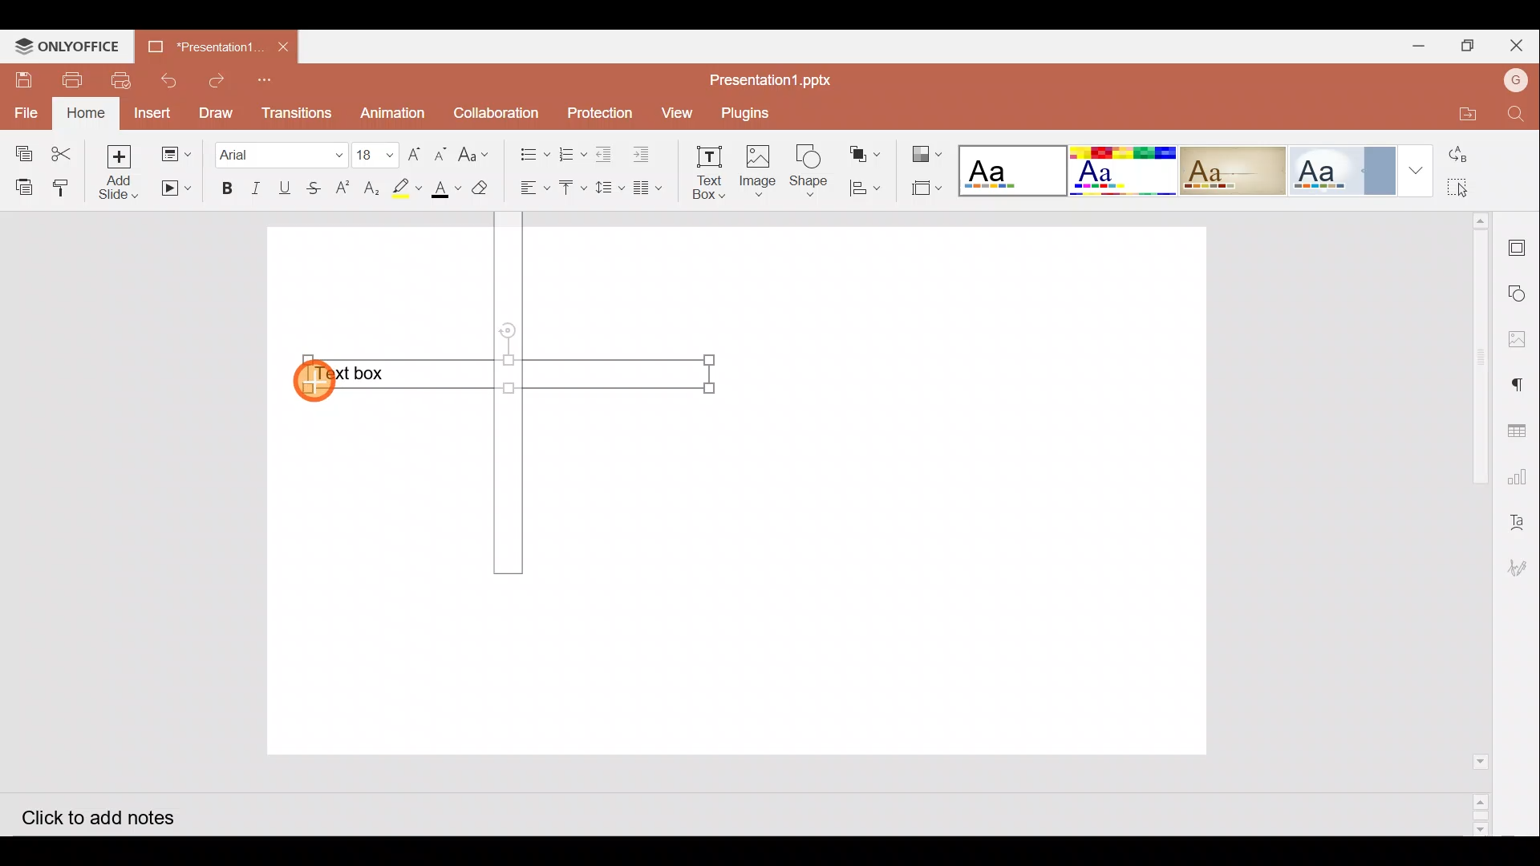  What do you see at coordinates (1519, 570) in the screenshot?
I see `Signature settings` at bounding box center [1519, 570].